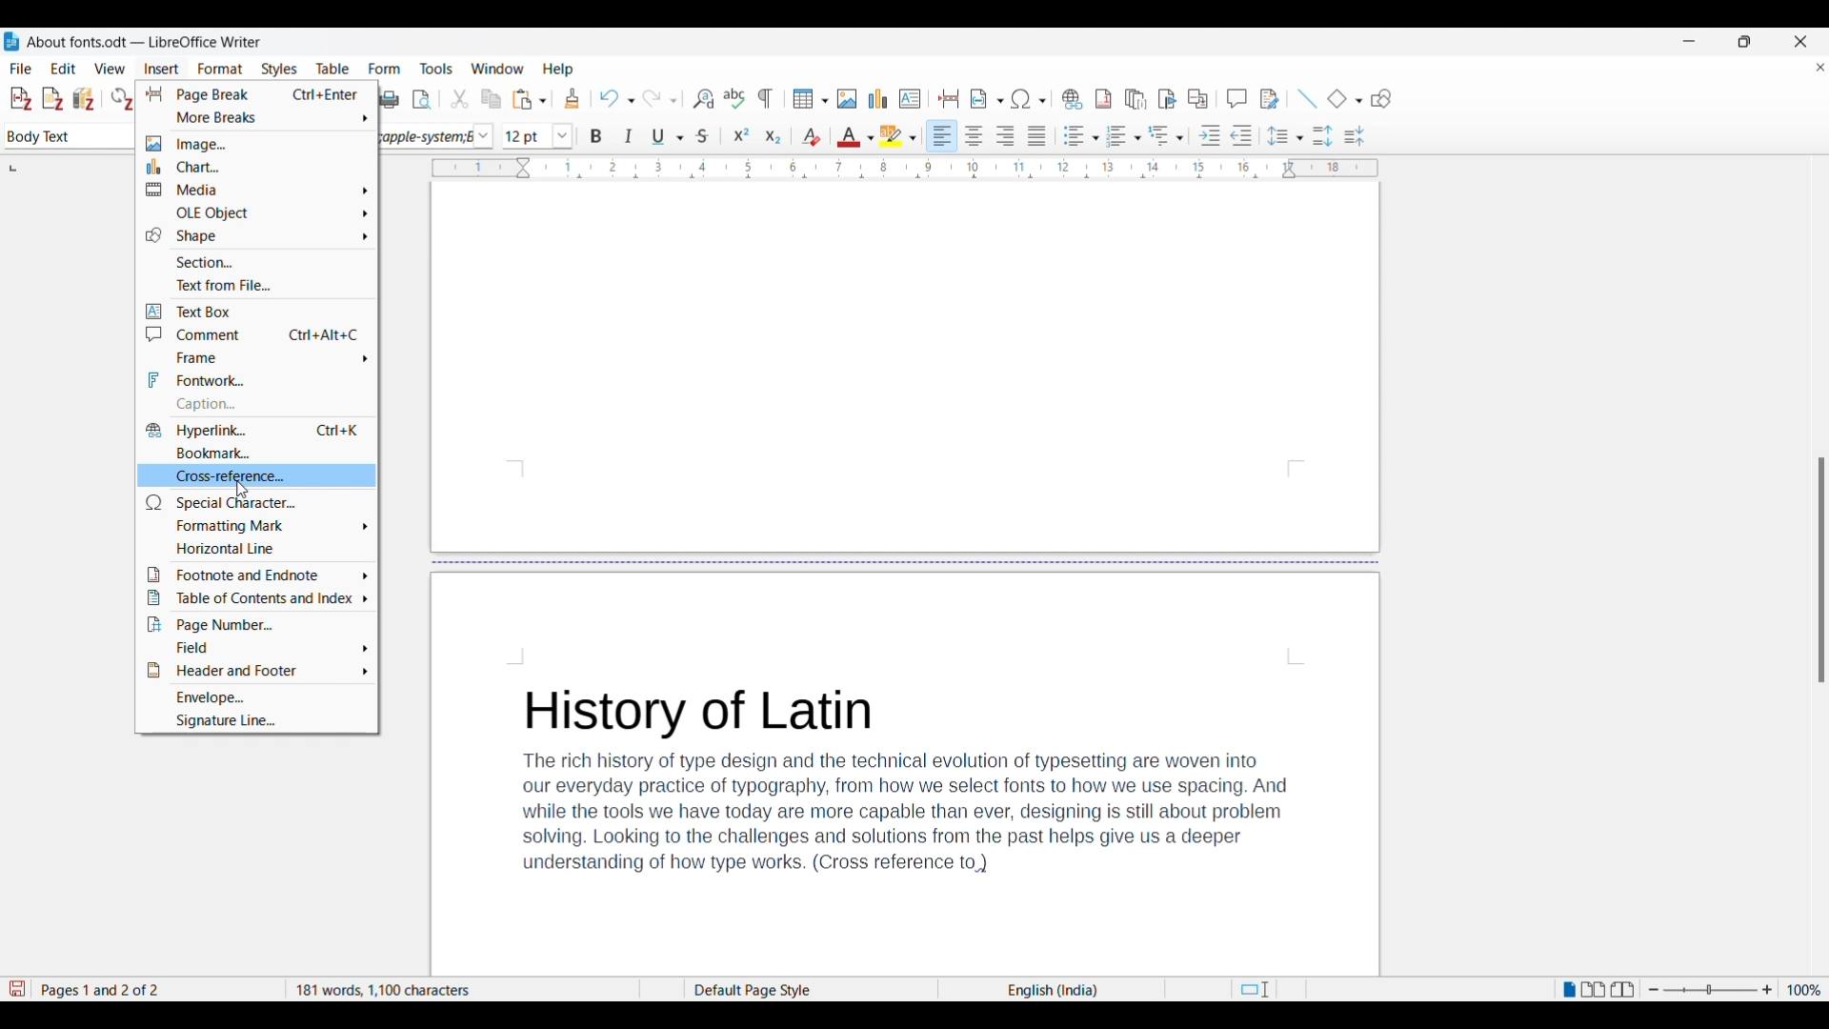 This screenshot has height=1029, width=1829. What do you see at coordinates (1710, 991) in the screenshot?
I see `Change zoom slider` at bounding box center [1710, 991].